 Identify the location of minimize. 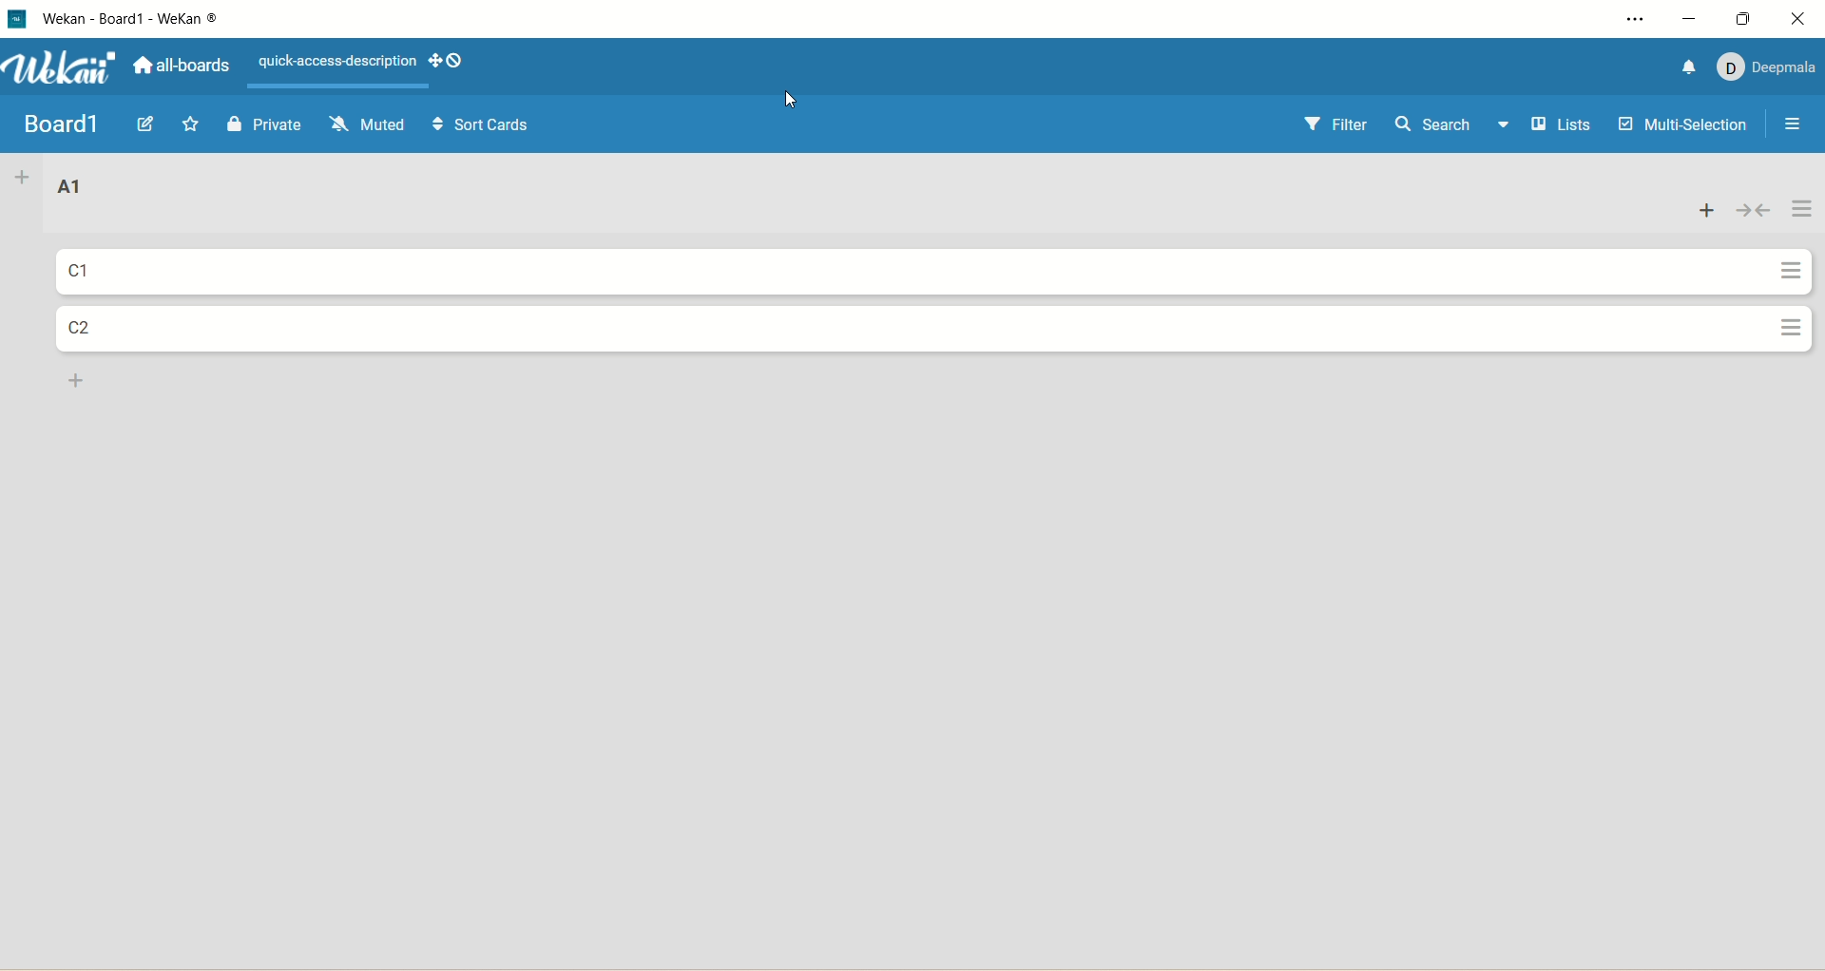
(1693, 19).